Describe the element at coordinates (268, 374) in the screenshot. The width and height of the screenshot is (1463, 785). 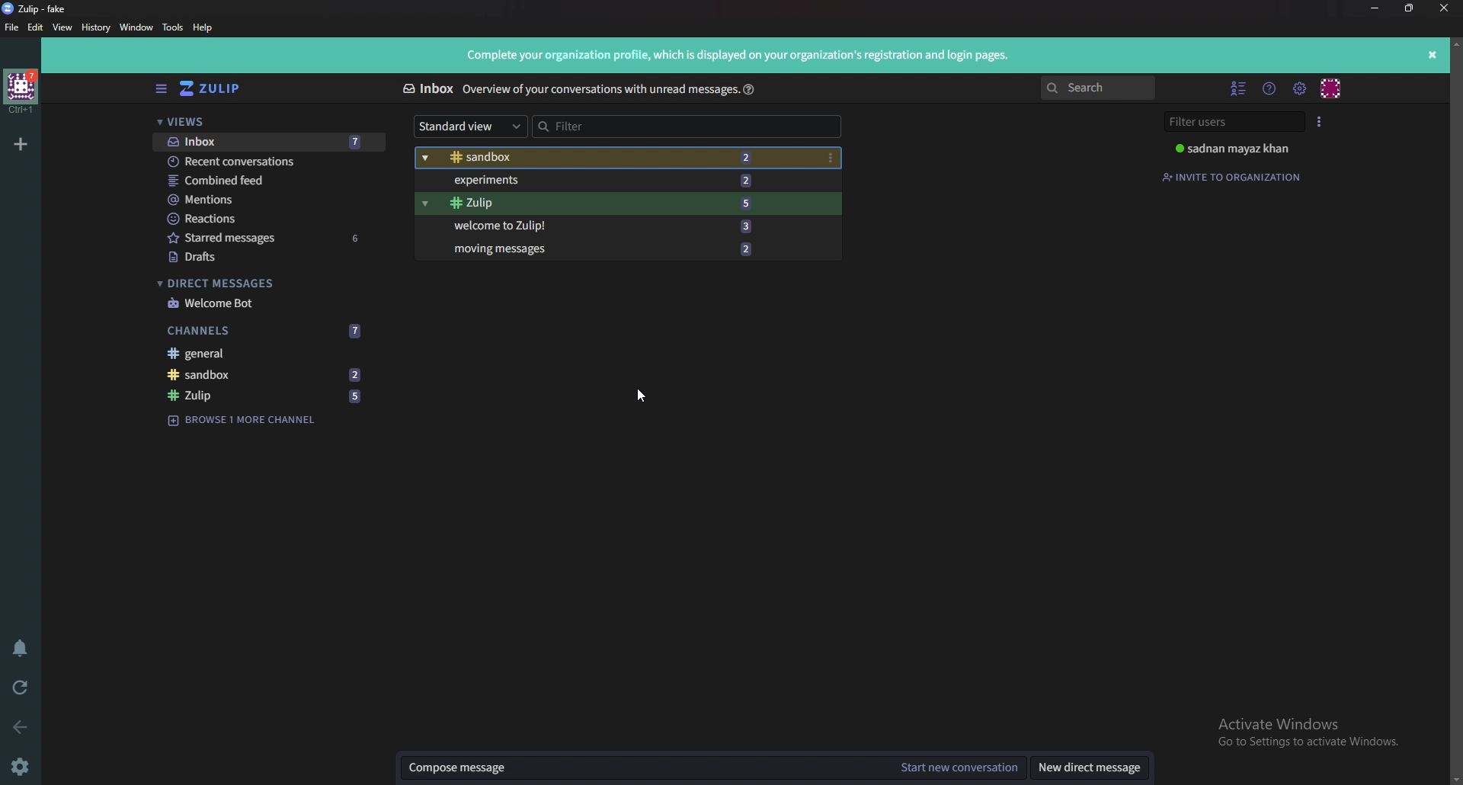
I see `Sandbox` at that location.